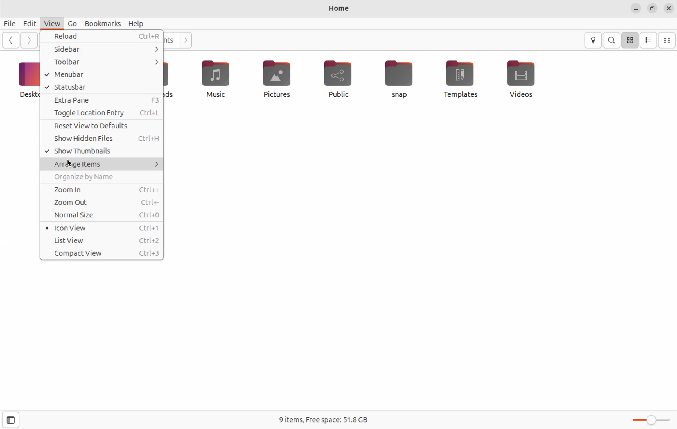 This screenshot has height=429, width=677. Describe the element at coordinates (103, 151) in the screenshot. I see `show thumb nails` at that location.